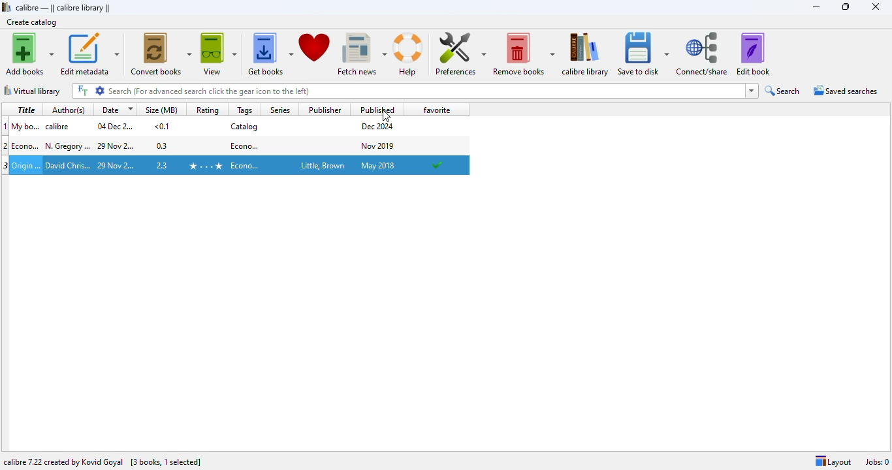 The image size is (892, 470). What do you see at coordinates (270, 54) in the screenshot?
I see `get books` at bounding box center [270, 54].